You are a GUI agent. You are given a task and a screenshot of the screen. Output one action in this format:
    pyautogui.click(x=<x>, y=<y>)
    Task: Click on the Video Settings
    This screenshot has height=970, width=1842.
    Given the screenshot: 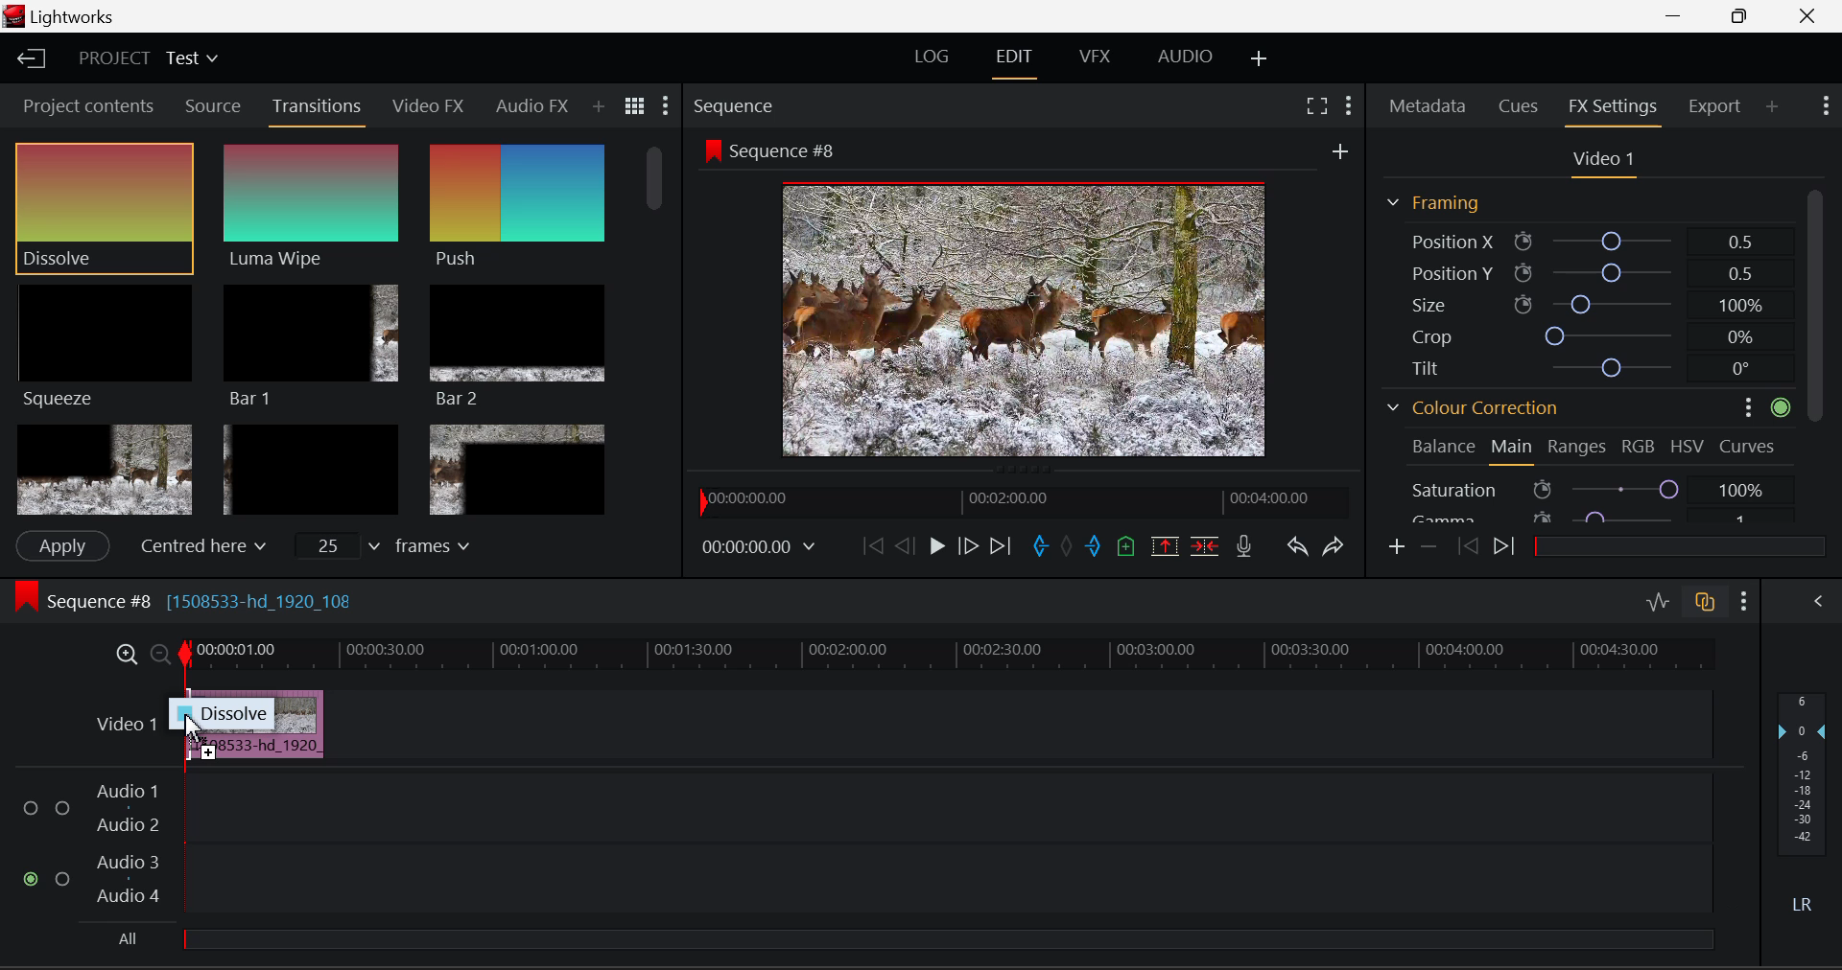 What is the action you would take?
    pyautogui.click(x=1600, y=161)
    